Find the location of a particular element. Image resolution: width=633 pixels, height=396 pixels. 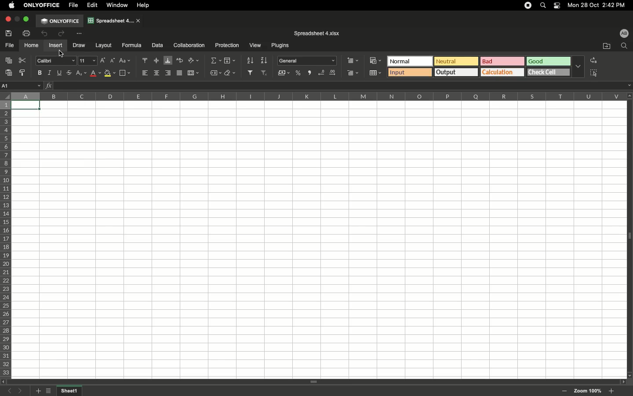

Customize tool bar is located at coordinates (79, 33).